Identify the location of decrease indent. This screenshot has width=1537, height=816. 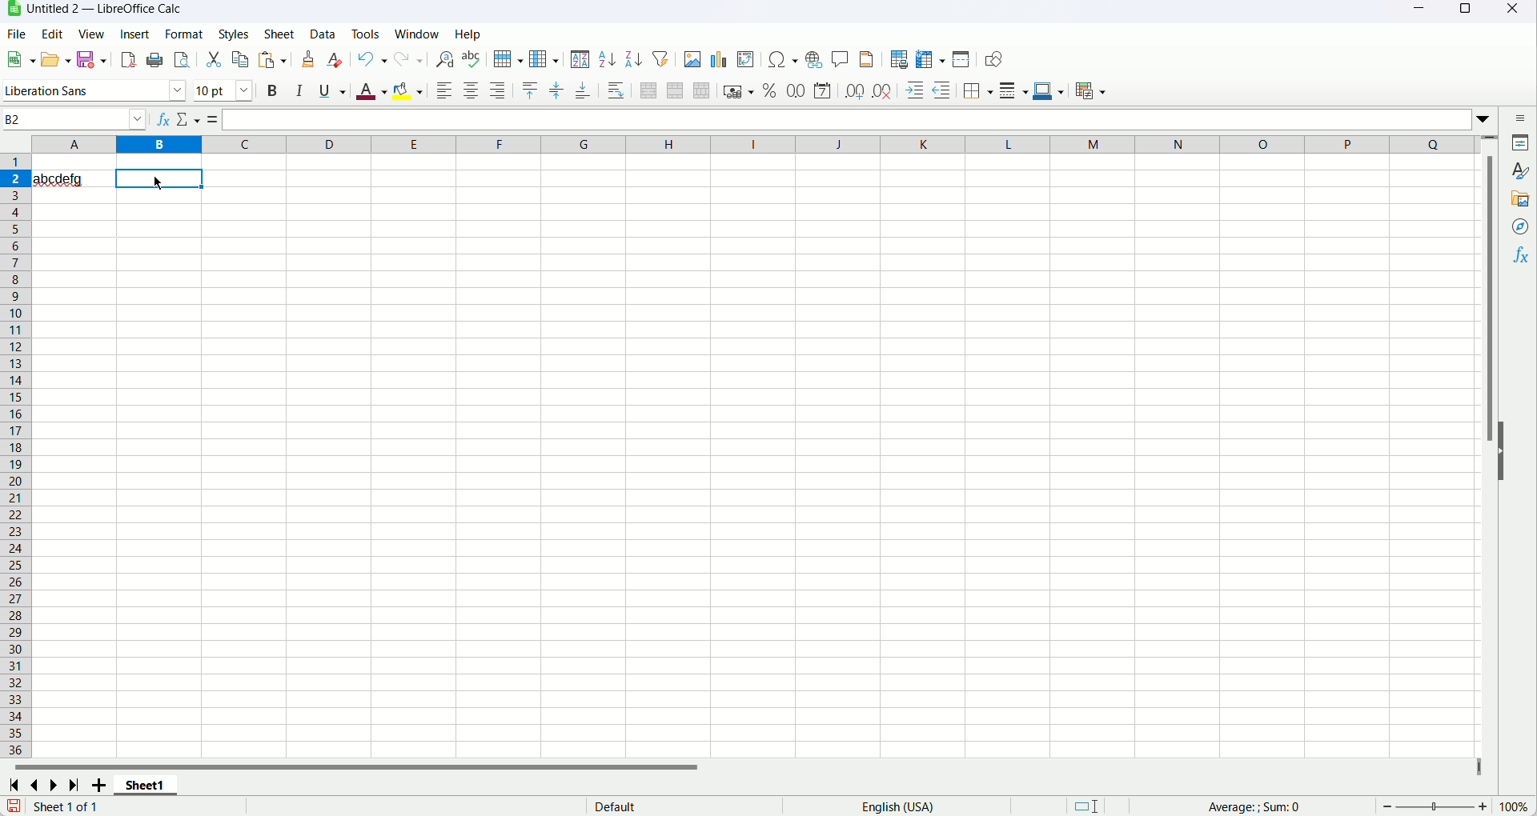
(916, 90).